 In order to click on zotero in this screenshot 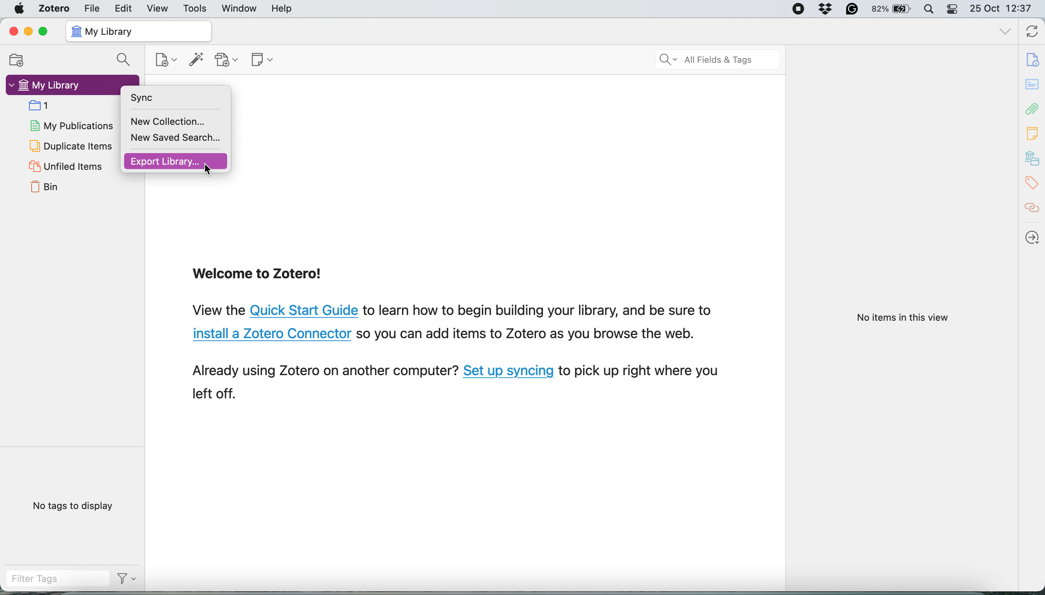, I will do `click(55, 7)`.